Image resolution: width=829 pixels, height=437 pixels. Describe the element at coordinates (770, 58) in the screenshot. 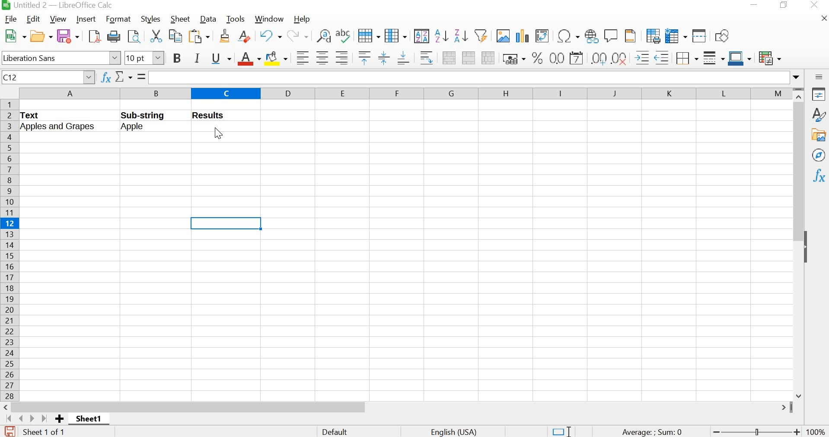

I see `conditional` at that location.